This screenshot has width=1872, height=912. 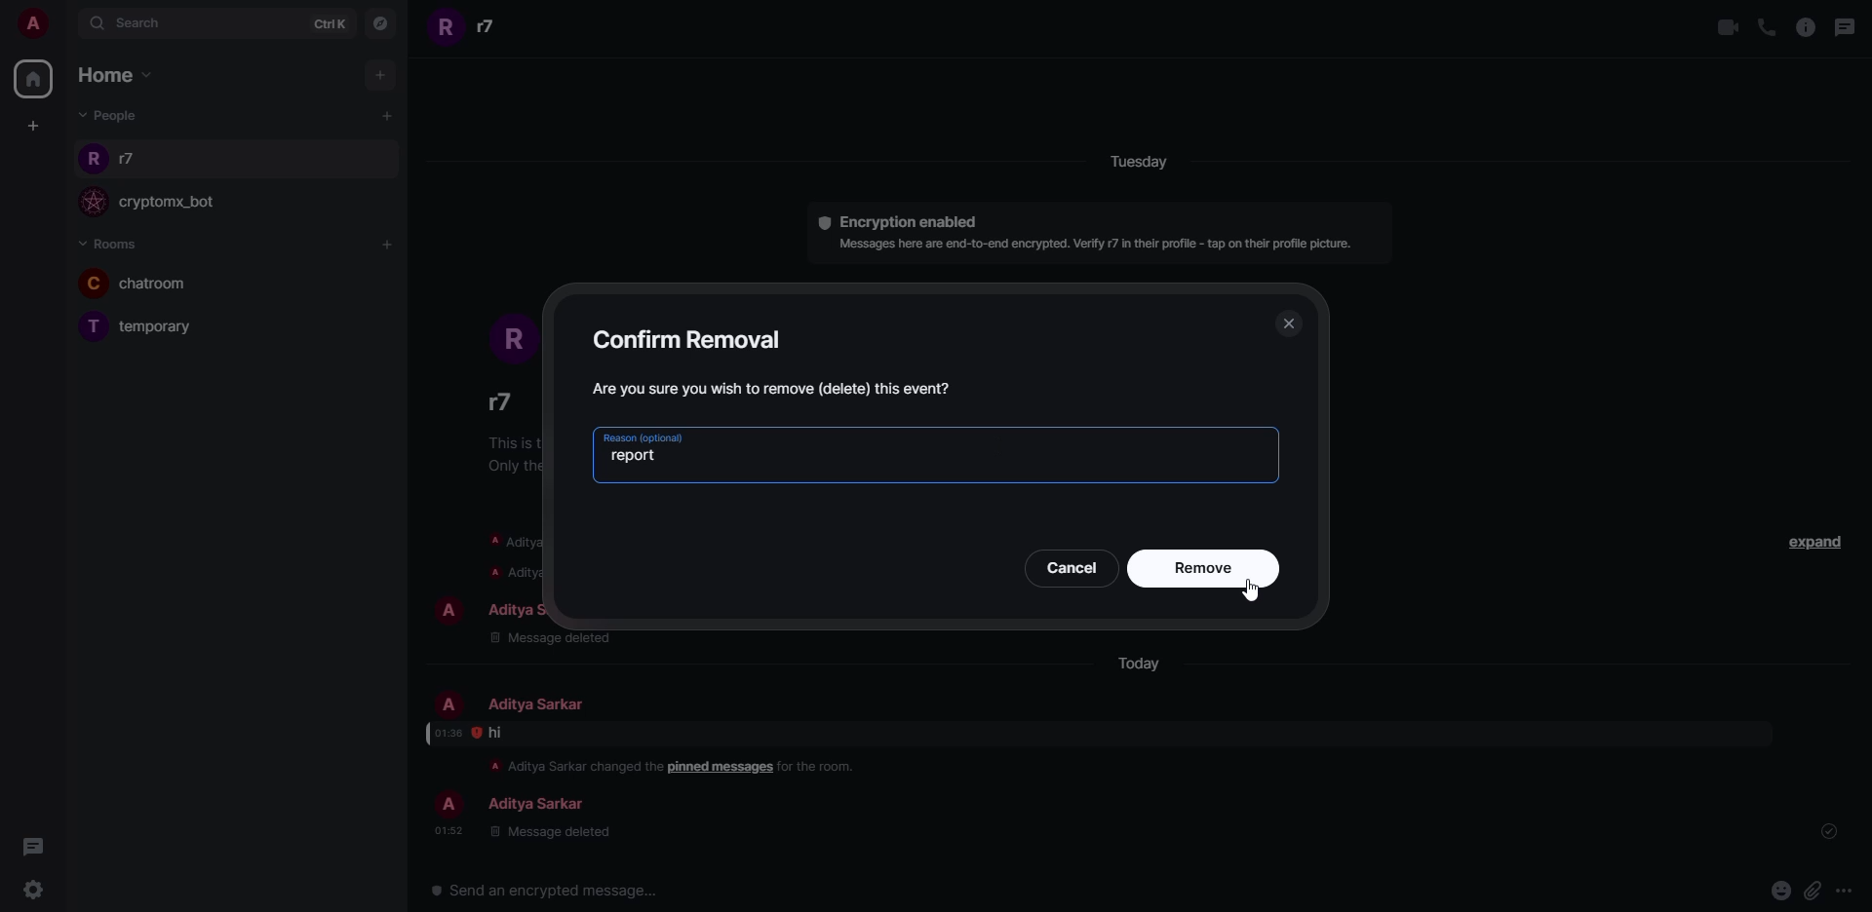 What do you see at coordinates (318, 22) in the screenshot?
I see `ctrlK` at bounding box center [318, 22].